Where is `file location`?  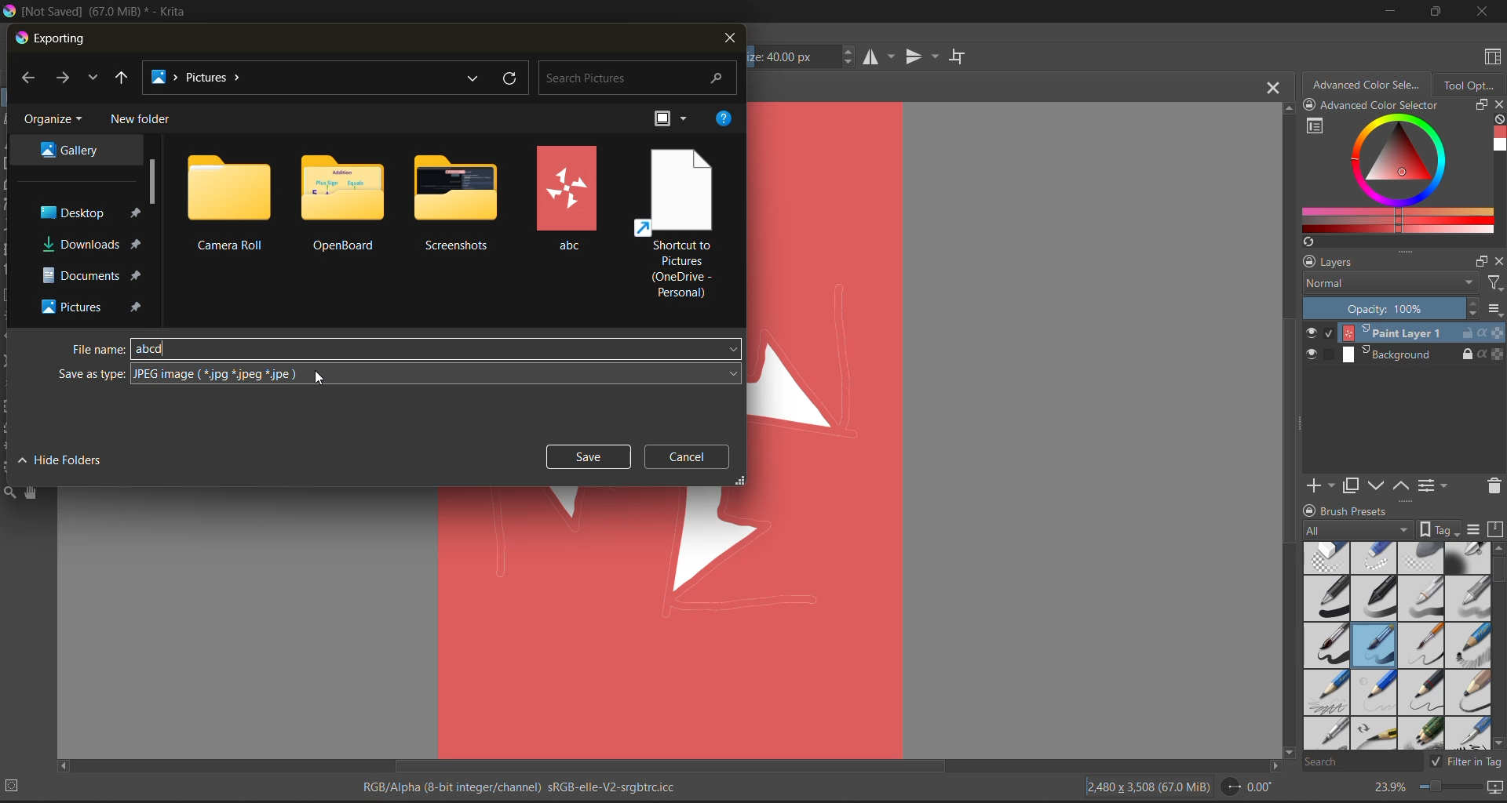
file location is located at coordinates (302, 76).